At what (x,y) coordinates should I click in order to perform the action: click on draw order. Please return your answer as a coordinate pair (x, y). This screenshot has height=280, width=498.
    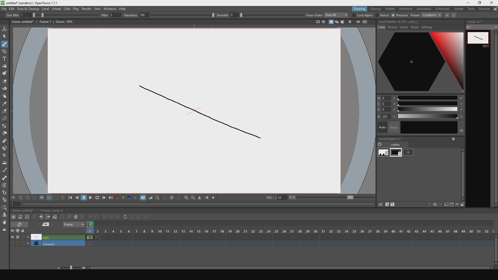
    Looking at the image, I should click on (313, 15).